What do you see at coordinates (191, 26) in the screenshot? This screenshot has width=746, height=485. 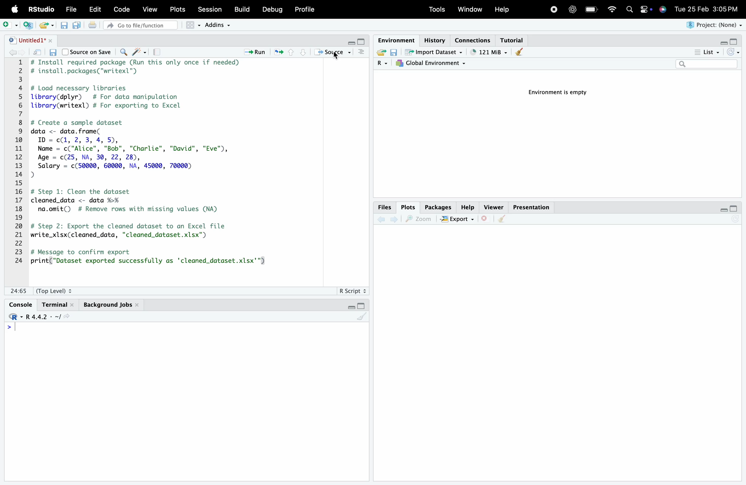 I see `Workspace panes` at bounding box center [191, 26].